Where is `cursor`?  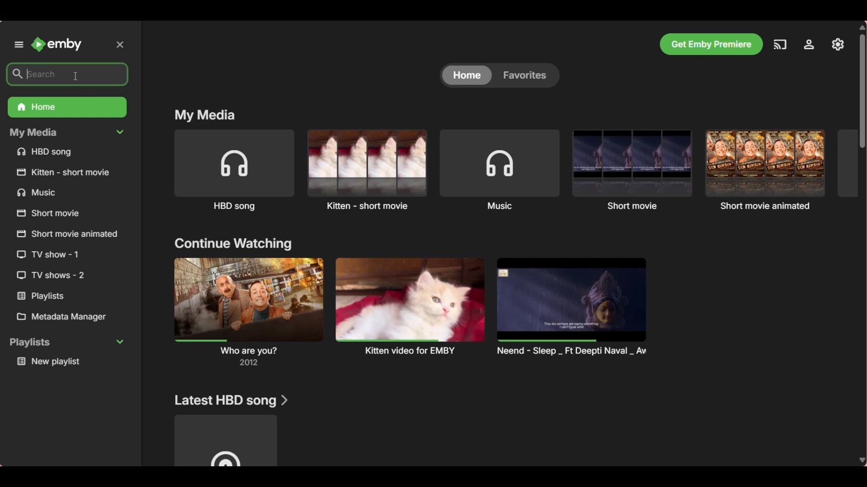 cursor is located at coordinates (77, 74).